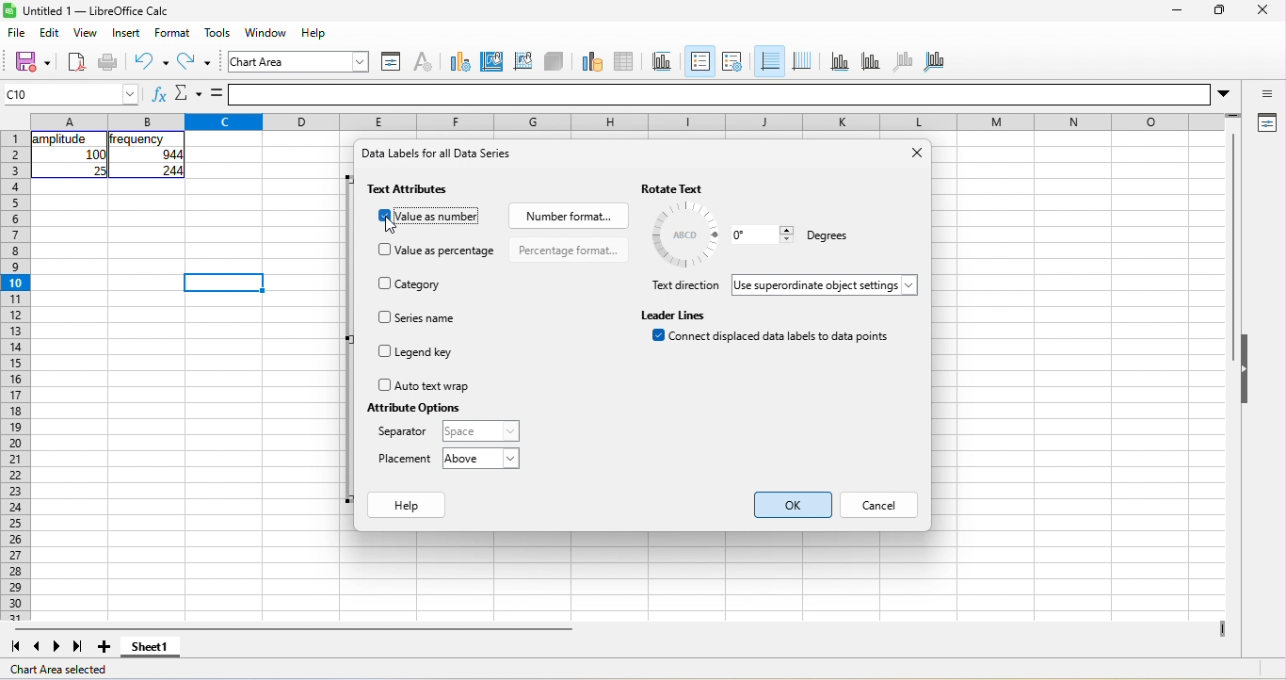  Describe the element at coordinates (828, 285) in the screenshot. I see `use superordinate object settings` at that location.